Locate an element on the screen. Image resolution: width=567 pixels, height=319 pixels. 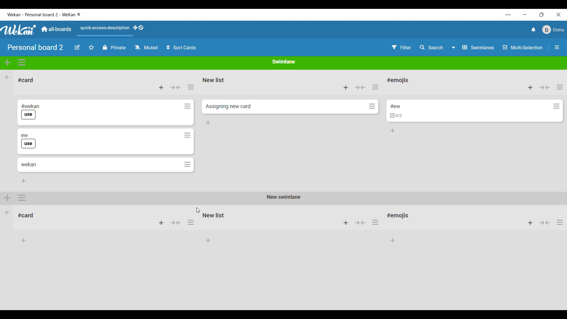
button is located at coordinates (177, 224).